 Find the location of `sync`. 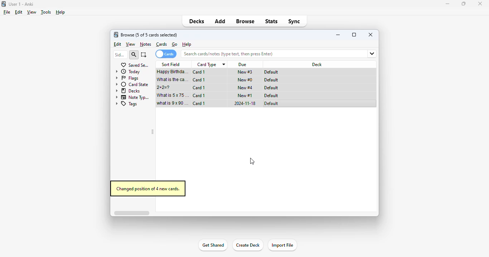

sync is located at coordinates (295, 21).